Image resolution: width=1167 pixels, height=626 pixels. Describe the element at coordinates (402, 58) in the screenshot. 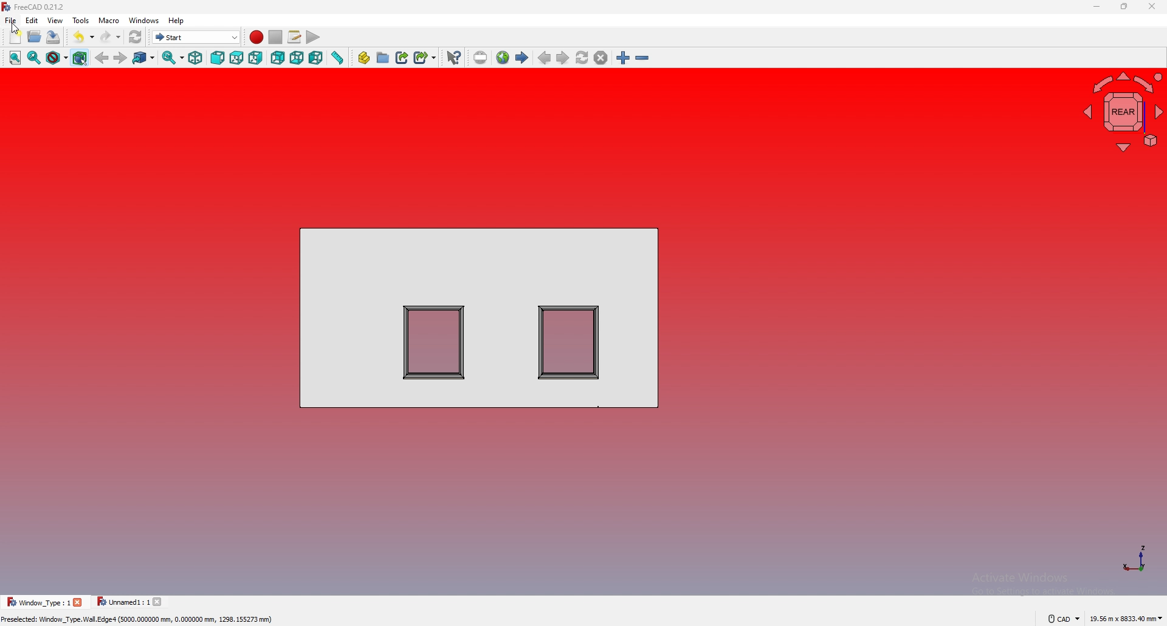

I see `create link` at that location.